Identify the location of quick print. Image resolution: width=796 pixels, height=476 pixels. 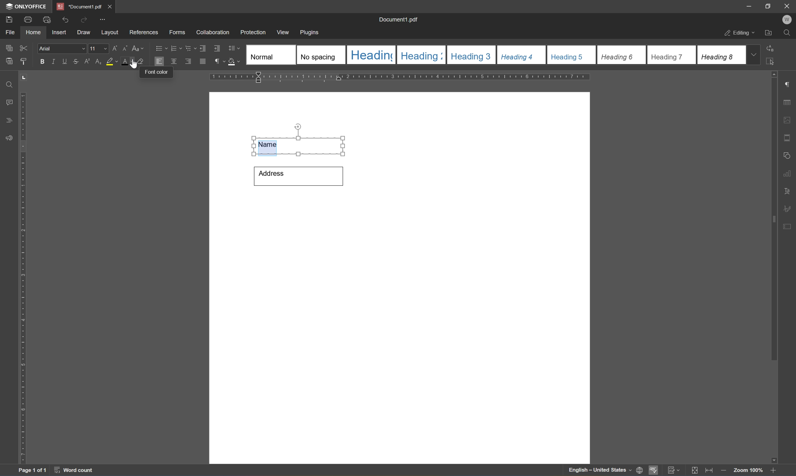
(45, 19).